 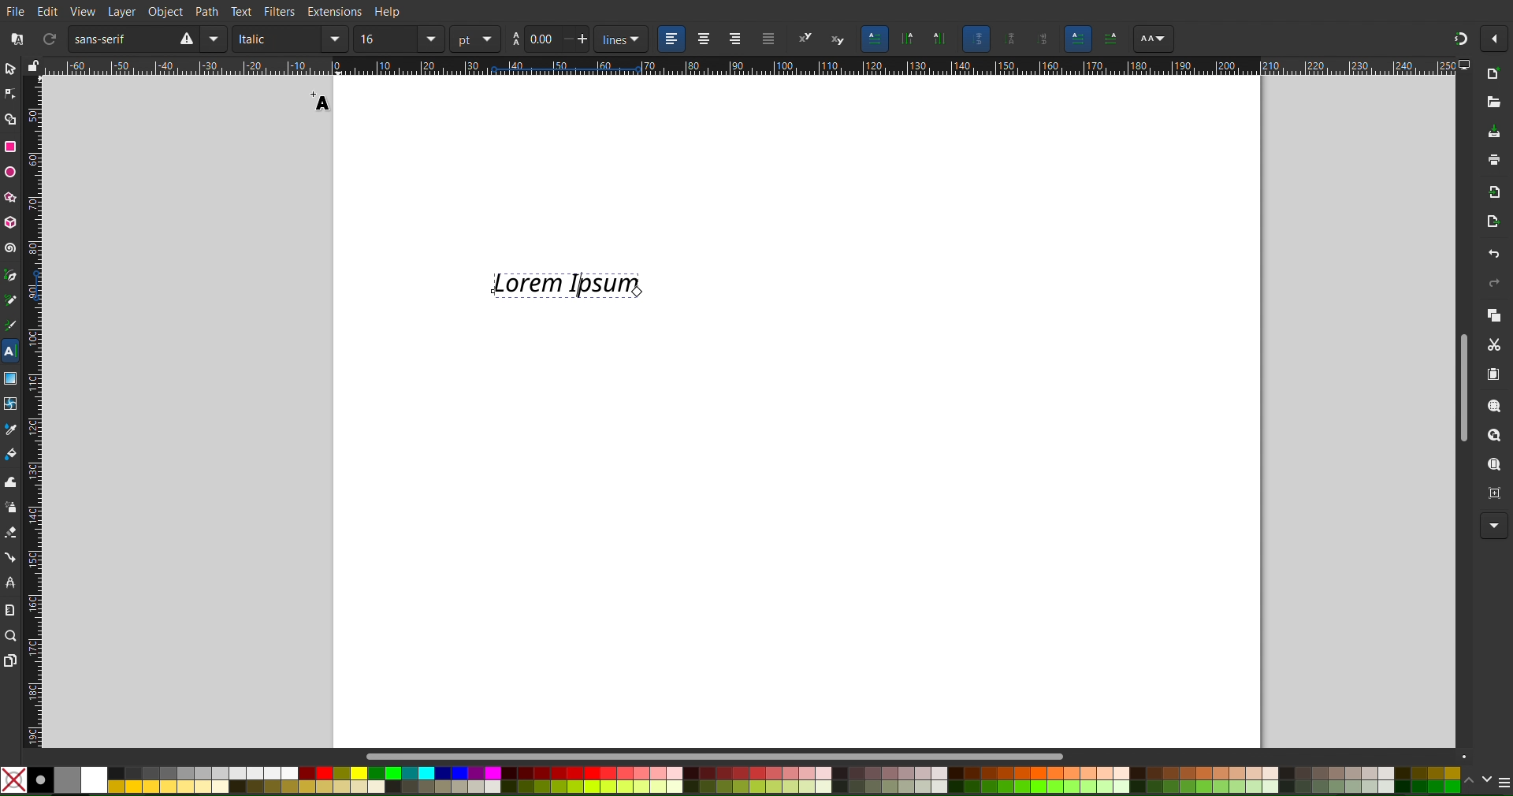 What do you see at coordinates (11, 69) in the screenshot?
I see `Select` at bounding box center [11, 69].